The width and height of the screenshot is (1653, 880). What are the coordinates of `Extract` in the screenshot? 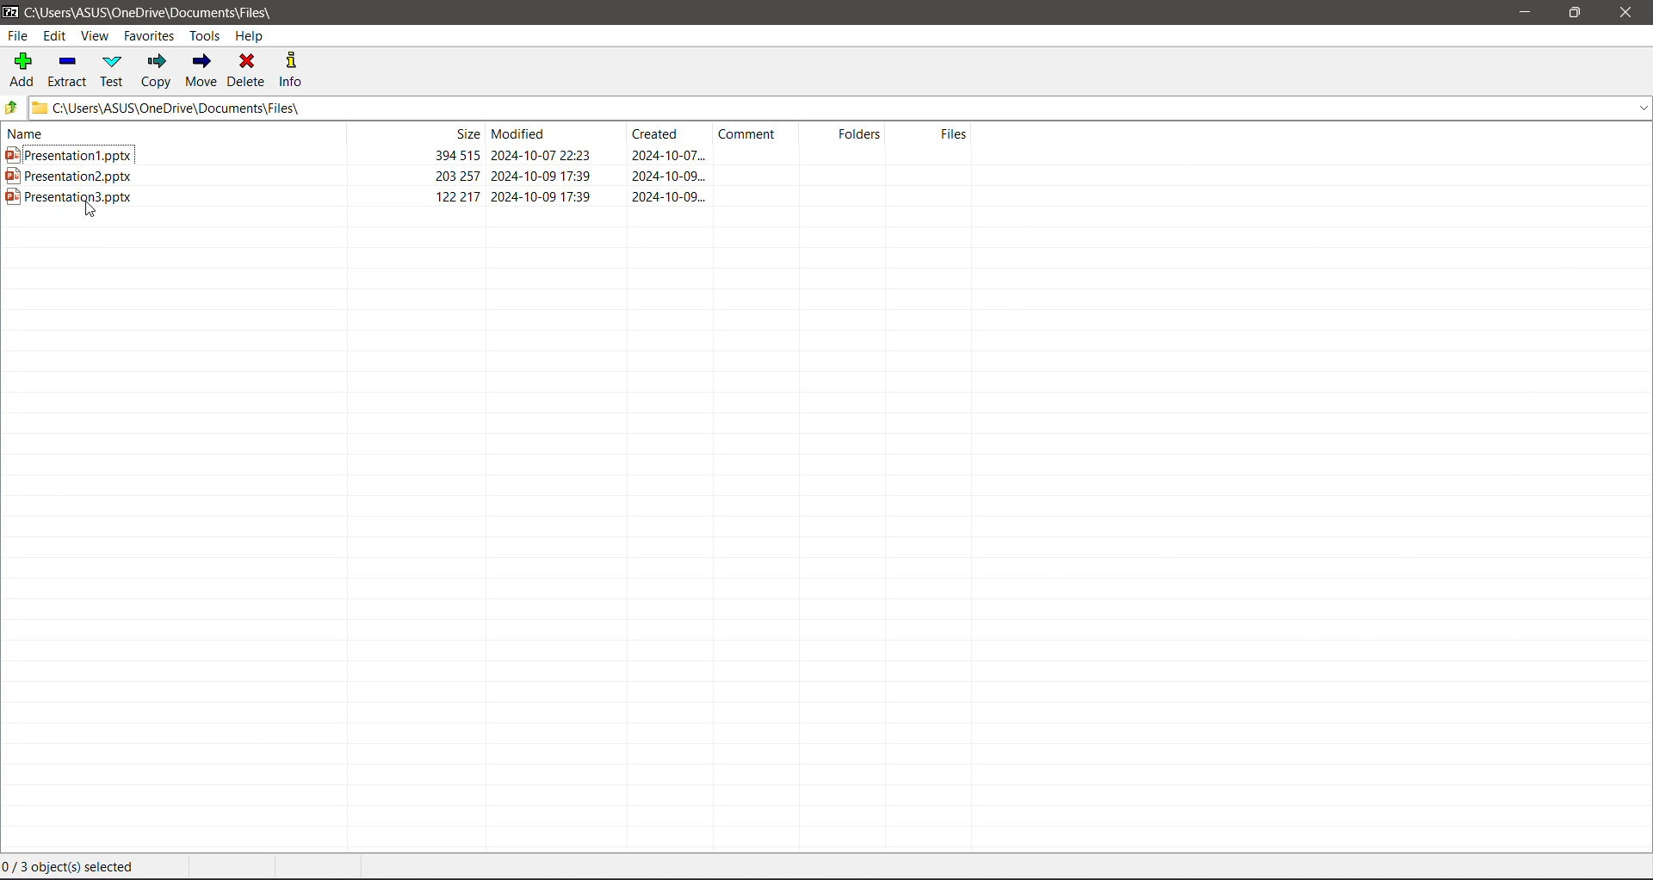 It's located at (68, 71).